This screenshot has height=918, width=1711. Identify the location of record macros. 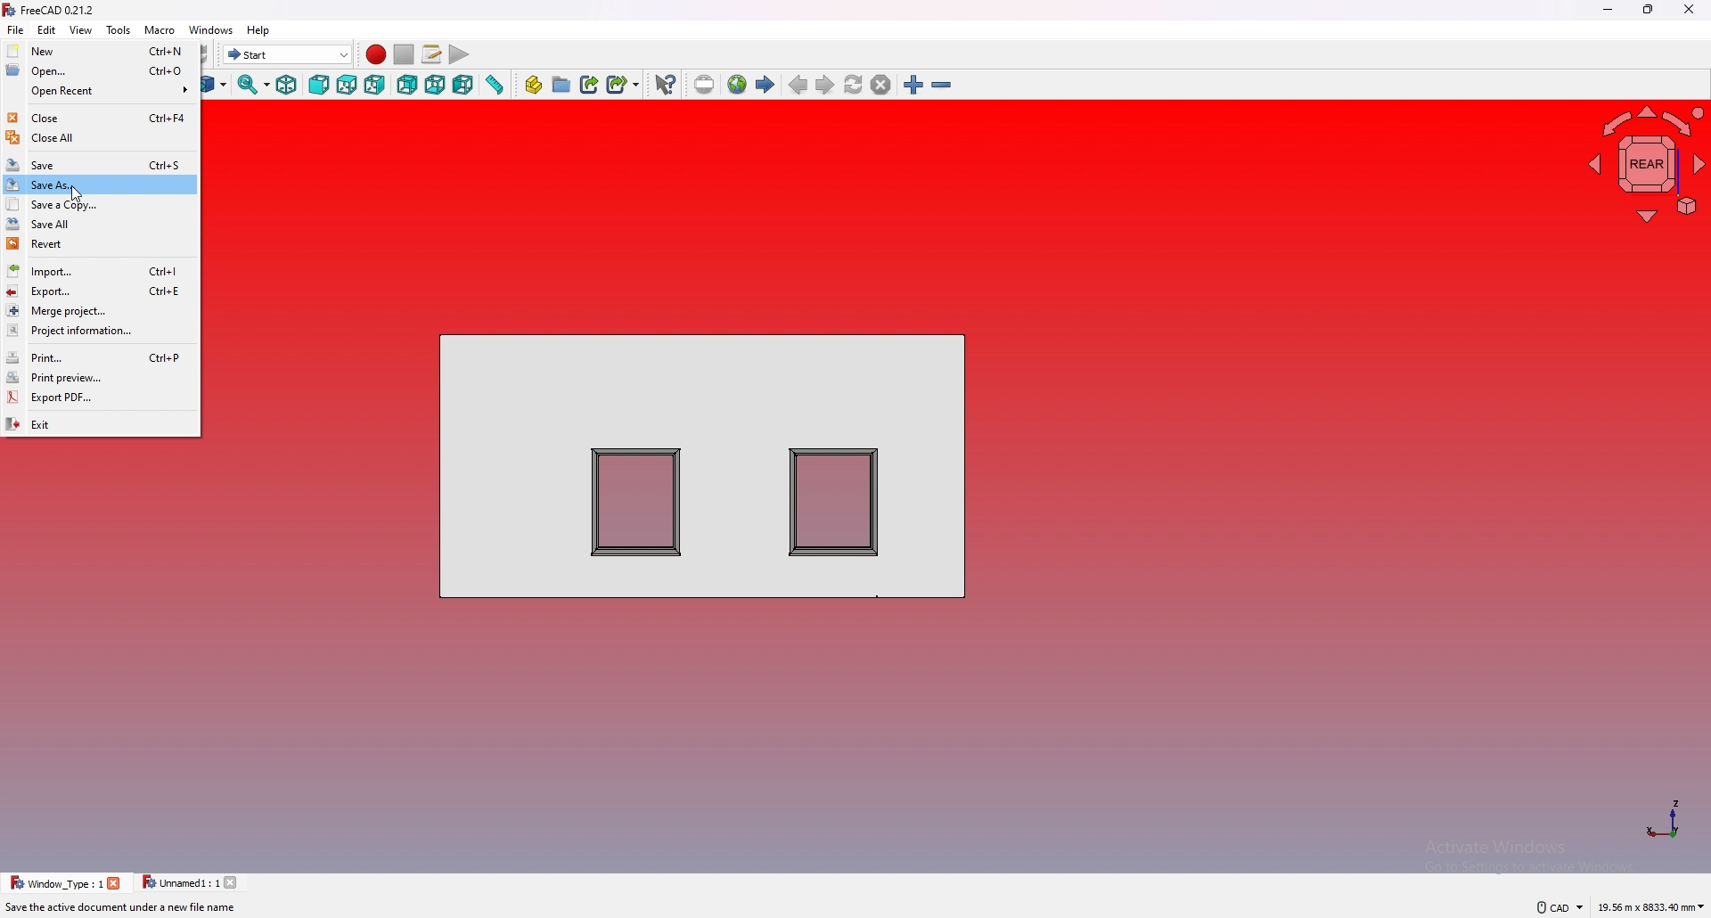
(375, 54).